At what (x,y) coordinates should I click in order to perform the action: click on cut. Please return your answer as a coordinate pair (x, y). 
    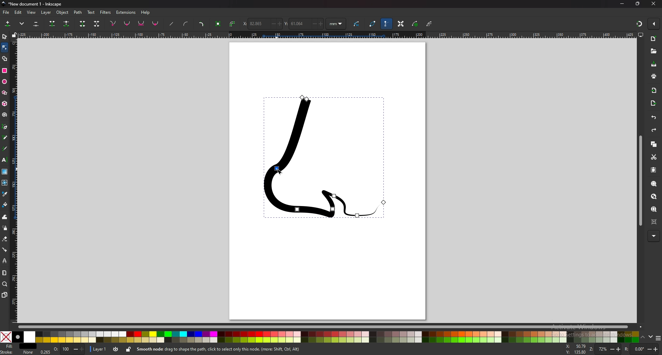
    Looking at the image, I should click on (653, 157).